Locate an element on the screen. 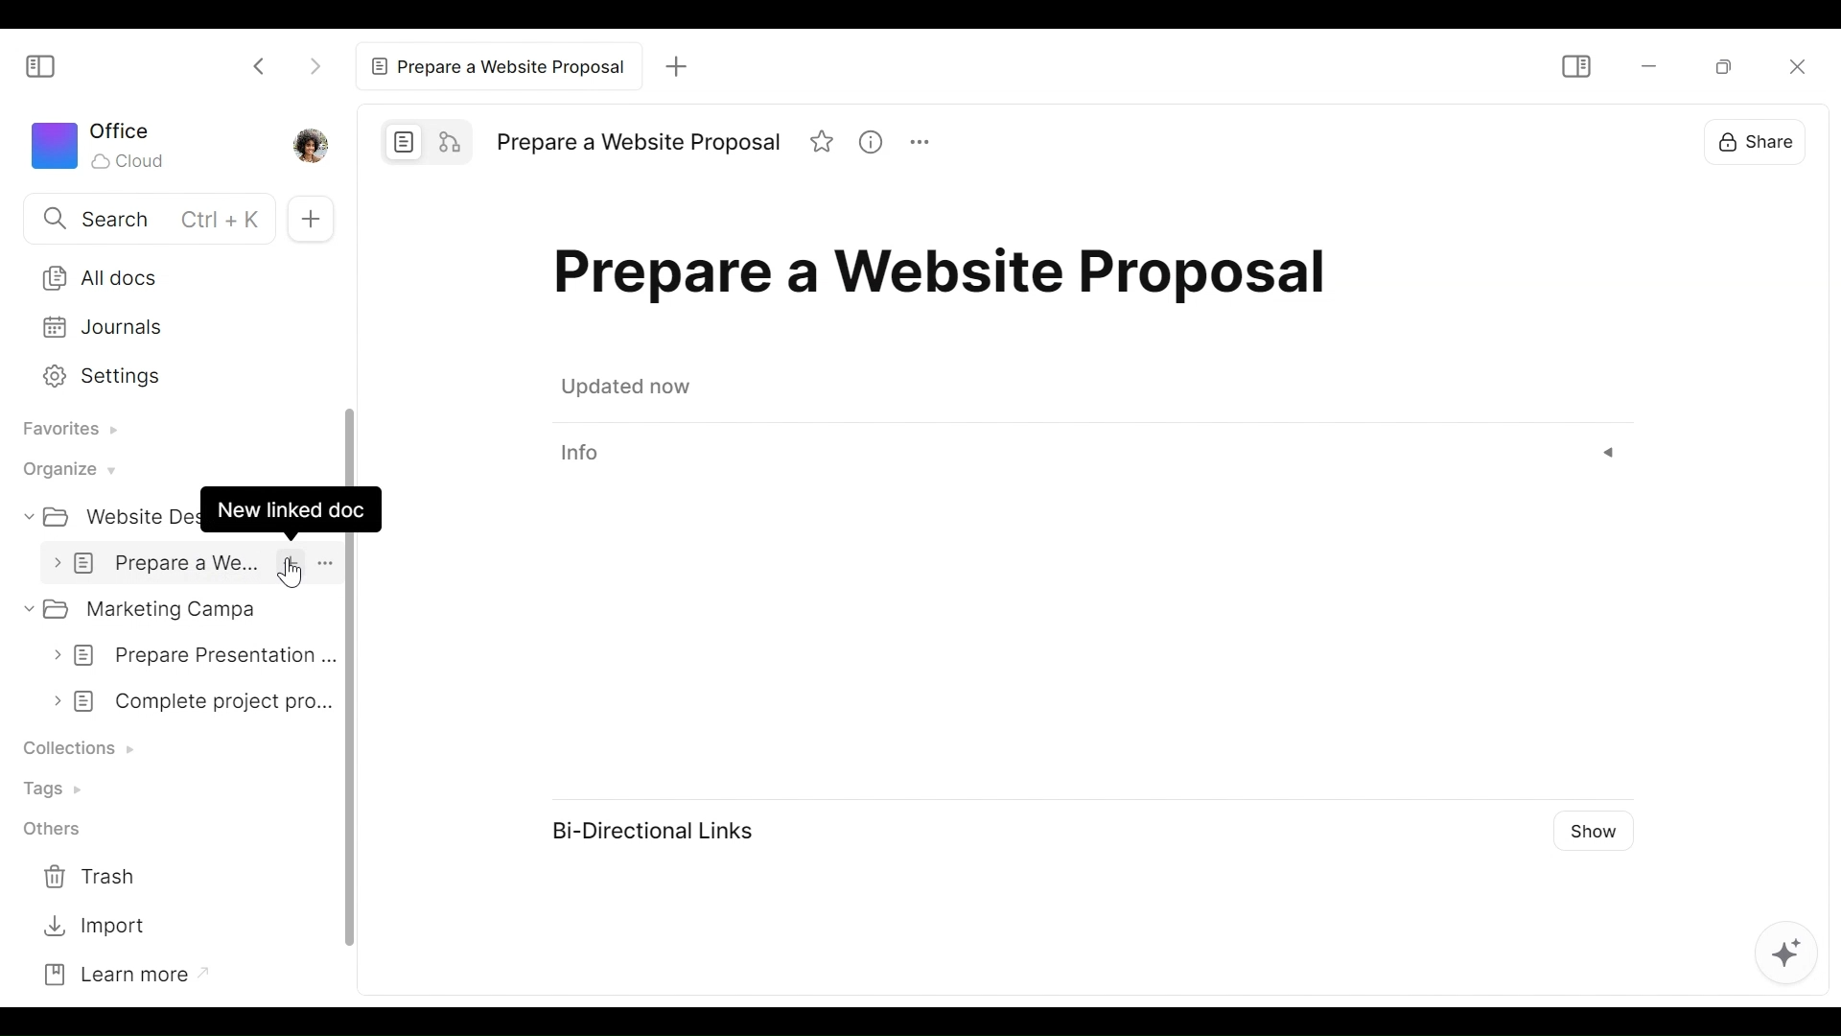 Image resolution: width=1841 pixels, height=1036 pixels. Bi-Directional Links is located at coordinates (661, 833).